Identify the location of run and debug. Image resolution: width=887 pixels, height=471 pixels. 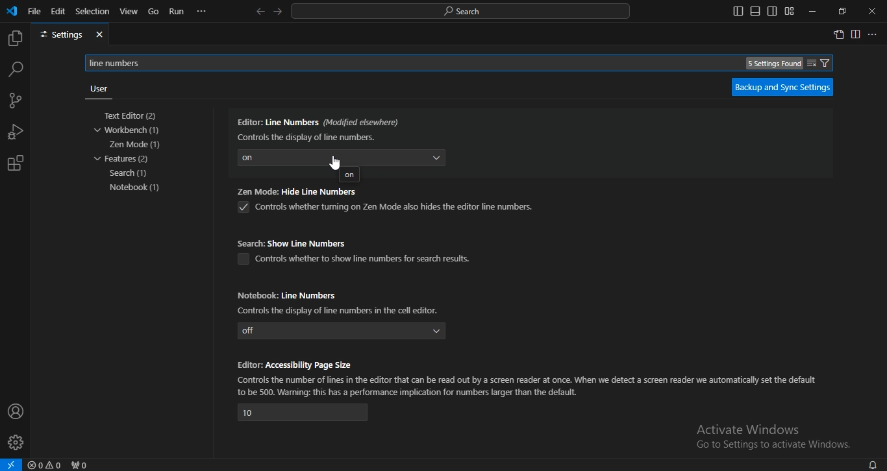
(16, 134).